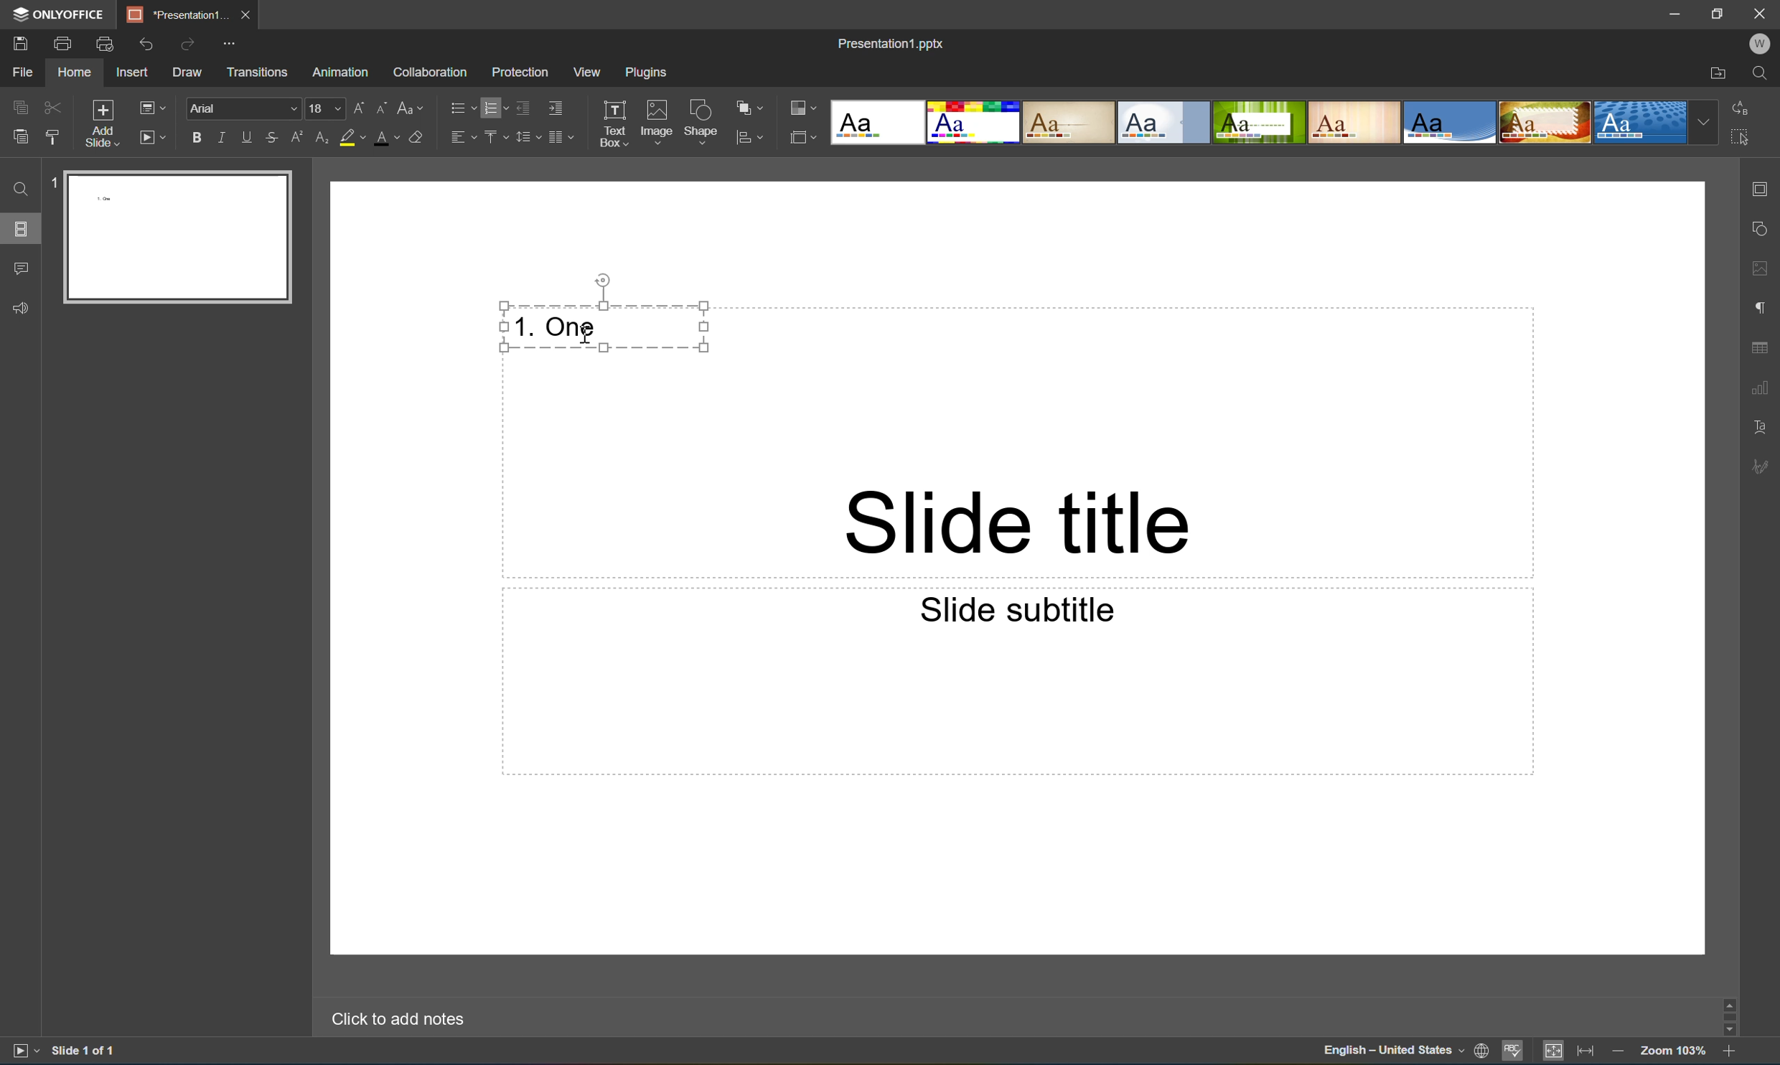 Image resolution: width=1780 pixels, height=1065 pixels. Describe the element at coordinates (613, 123) in the screenshot. I see `Text box` at that location.